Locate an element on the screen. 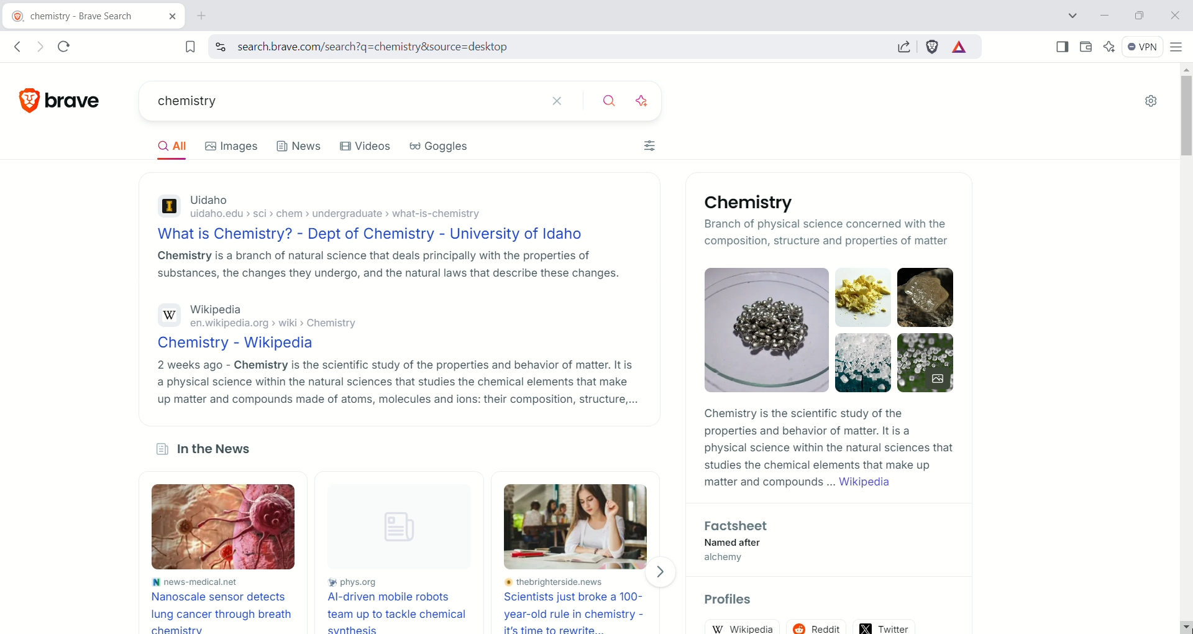  https://search.brave.com/search?q=chemistry&source=desktop is located at coordinates (393, 47).